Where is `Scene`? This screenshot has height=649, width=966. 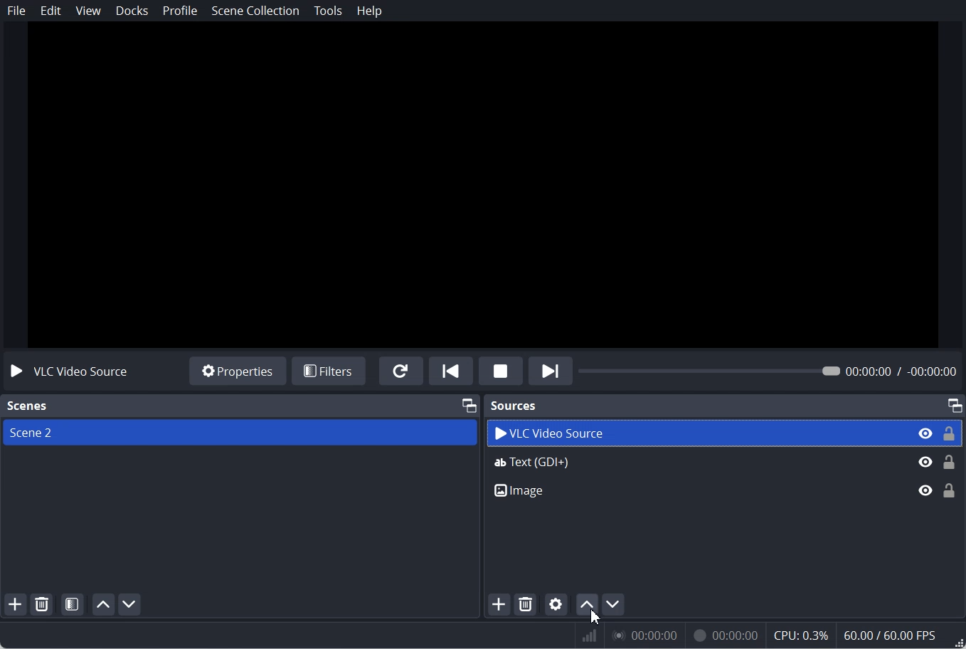
Scene is located at coordinates (239, 432).